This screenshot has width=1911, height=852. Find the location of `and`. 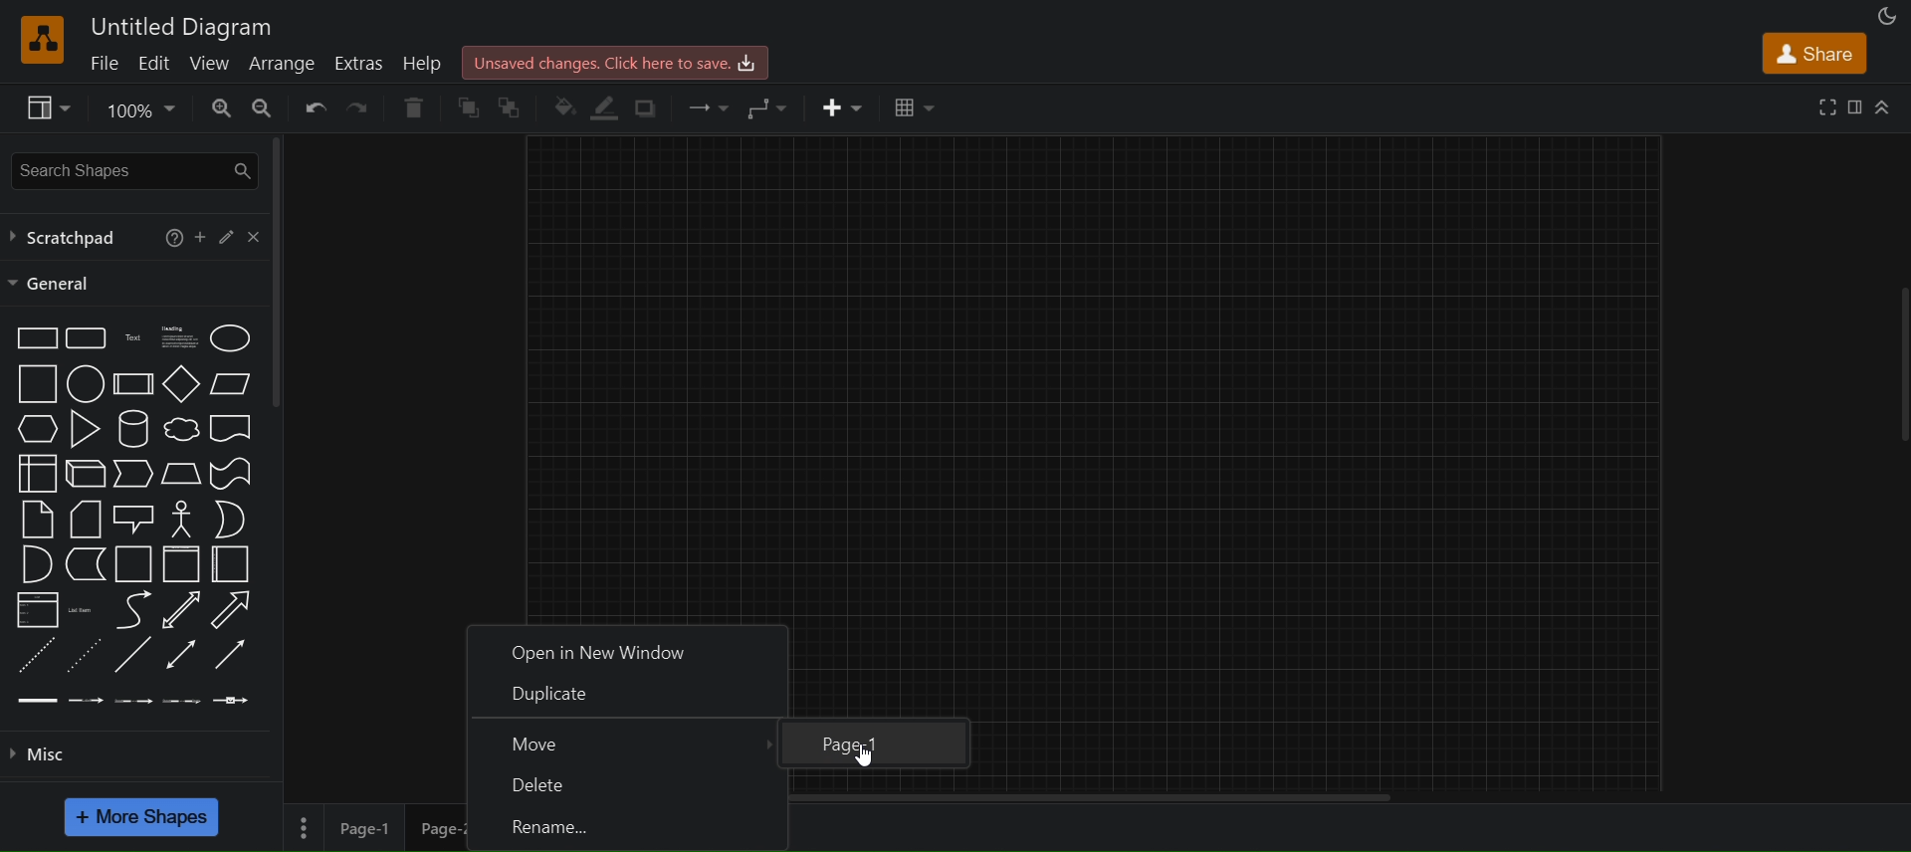

and is located at coordinates (35, 563).